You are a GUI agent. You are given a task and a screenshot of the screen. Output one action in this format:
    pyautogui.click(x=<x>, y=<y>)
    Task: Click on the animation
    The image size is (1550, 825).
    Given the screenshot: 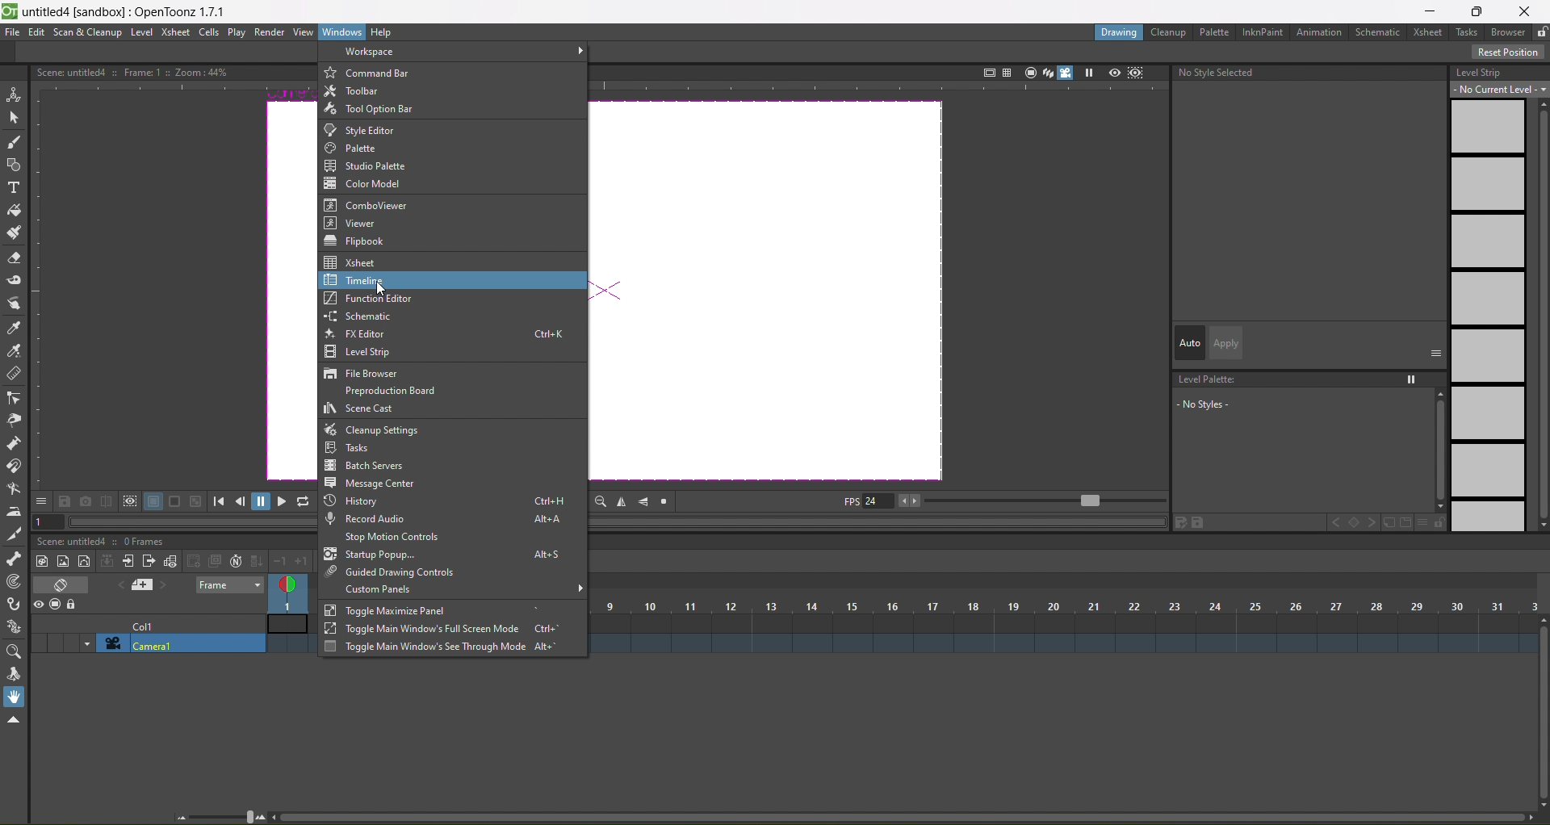 What is the action you would take?
    pyautogui.click(x=1322, y=33)
    